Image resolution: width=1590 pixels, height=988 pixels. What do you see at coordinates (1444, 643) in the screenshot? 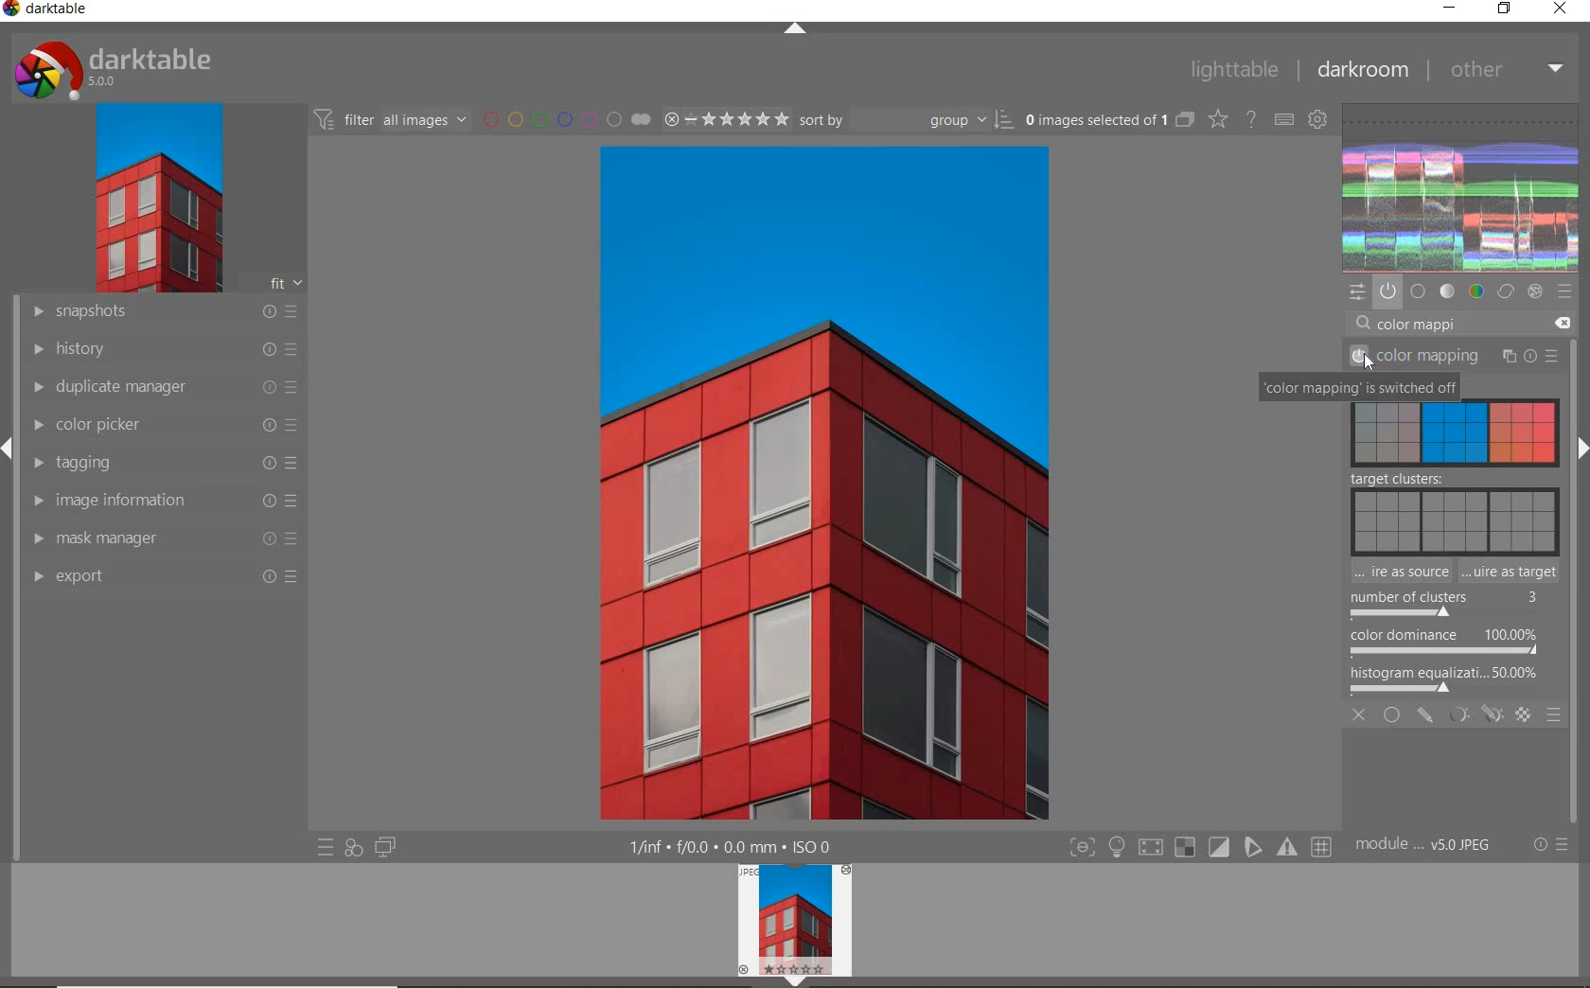
I see `COLOR DOMINANCE` at bounding box center [1444, 643].